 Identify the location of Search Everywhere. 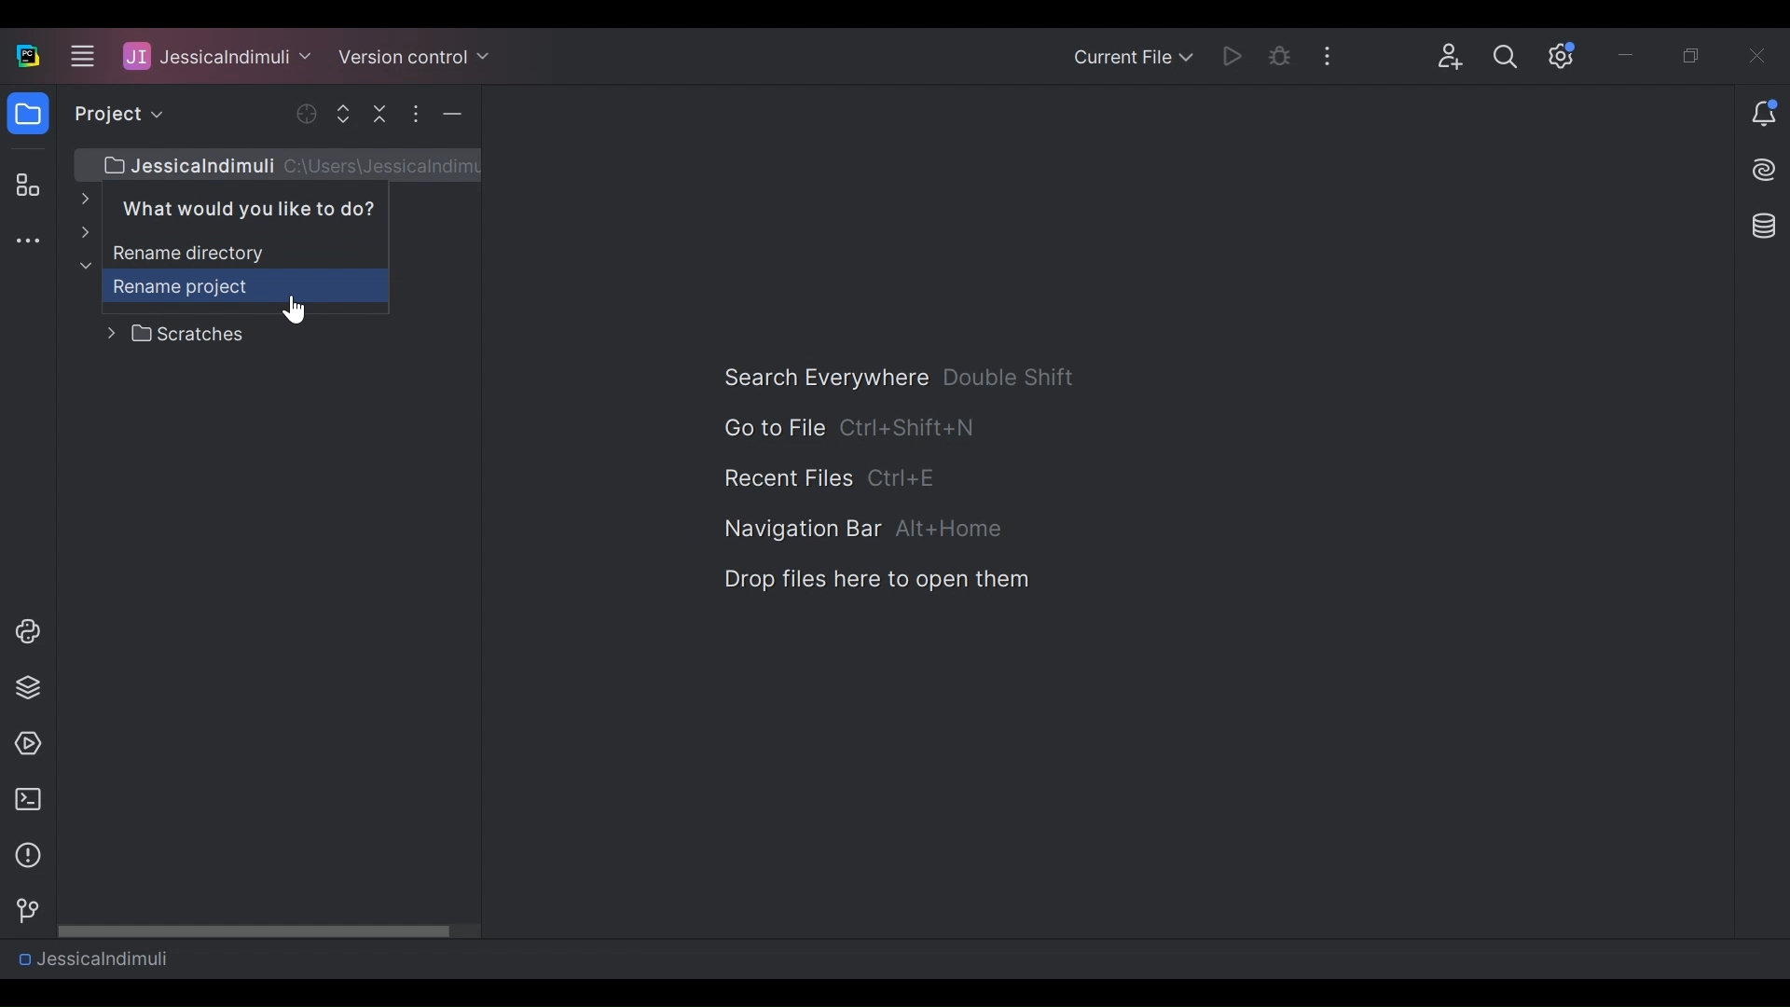
(824, 378).